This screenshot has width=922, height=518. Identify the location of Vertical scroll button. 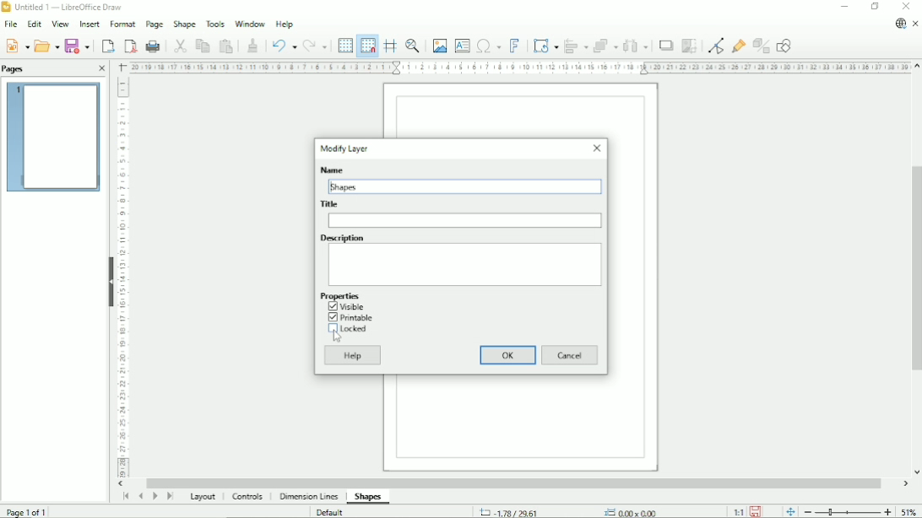
(915, 472).